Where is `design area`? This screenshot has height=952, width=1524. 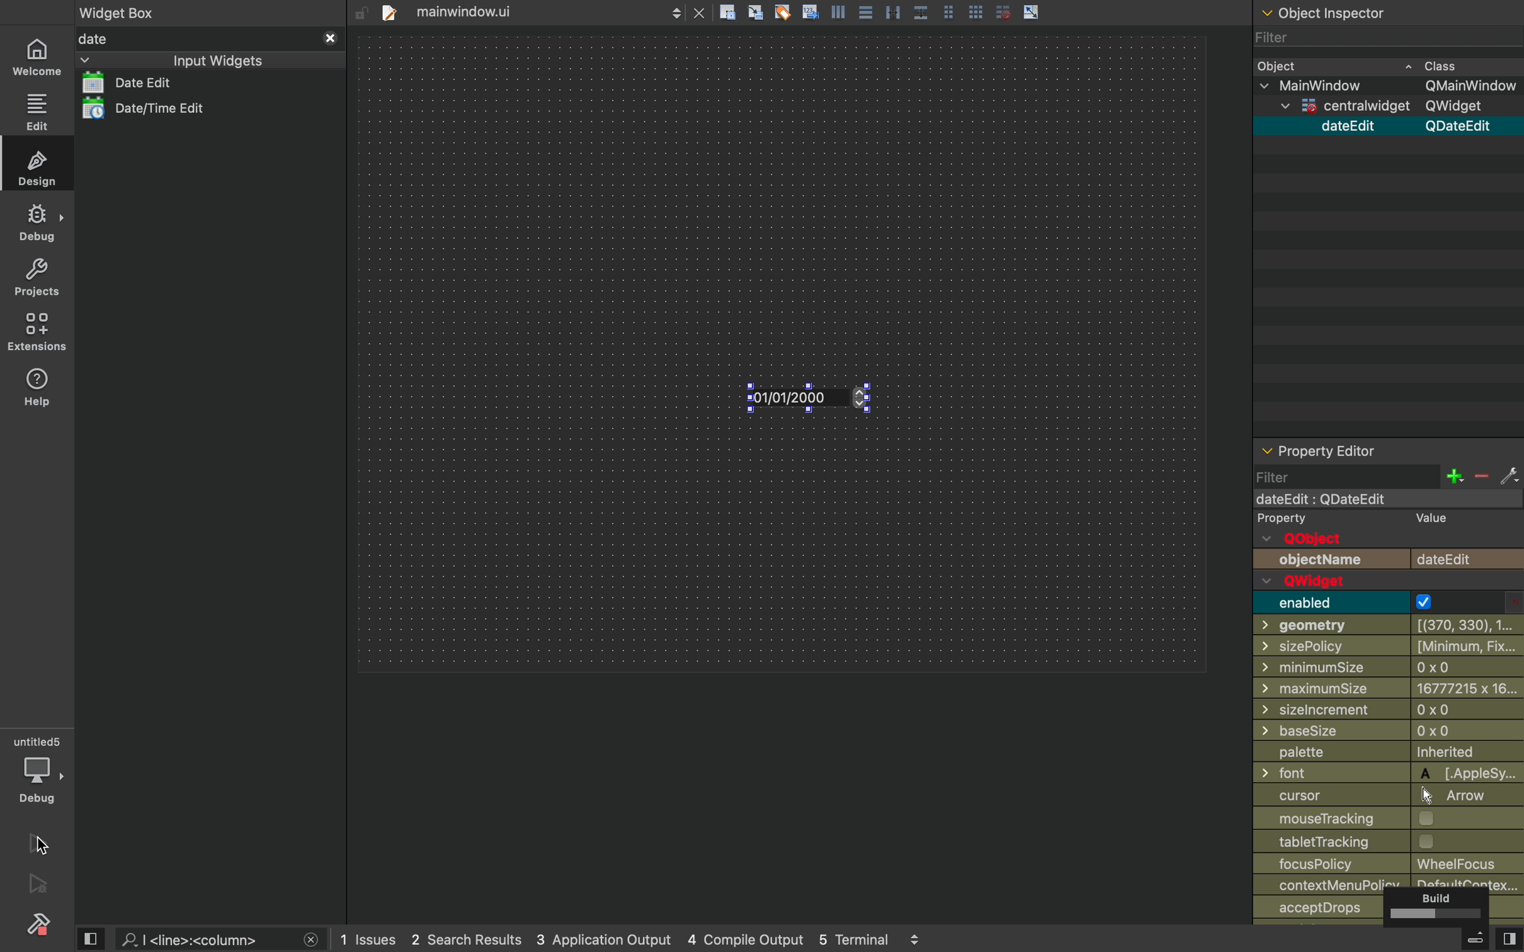 design area is located at coordinates (781, 353).